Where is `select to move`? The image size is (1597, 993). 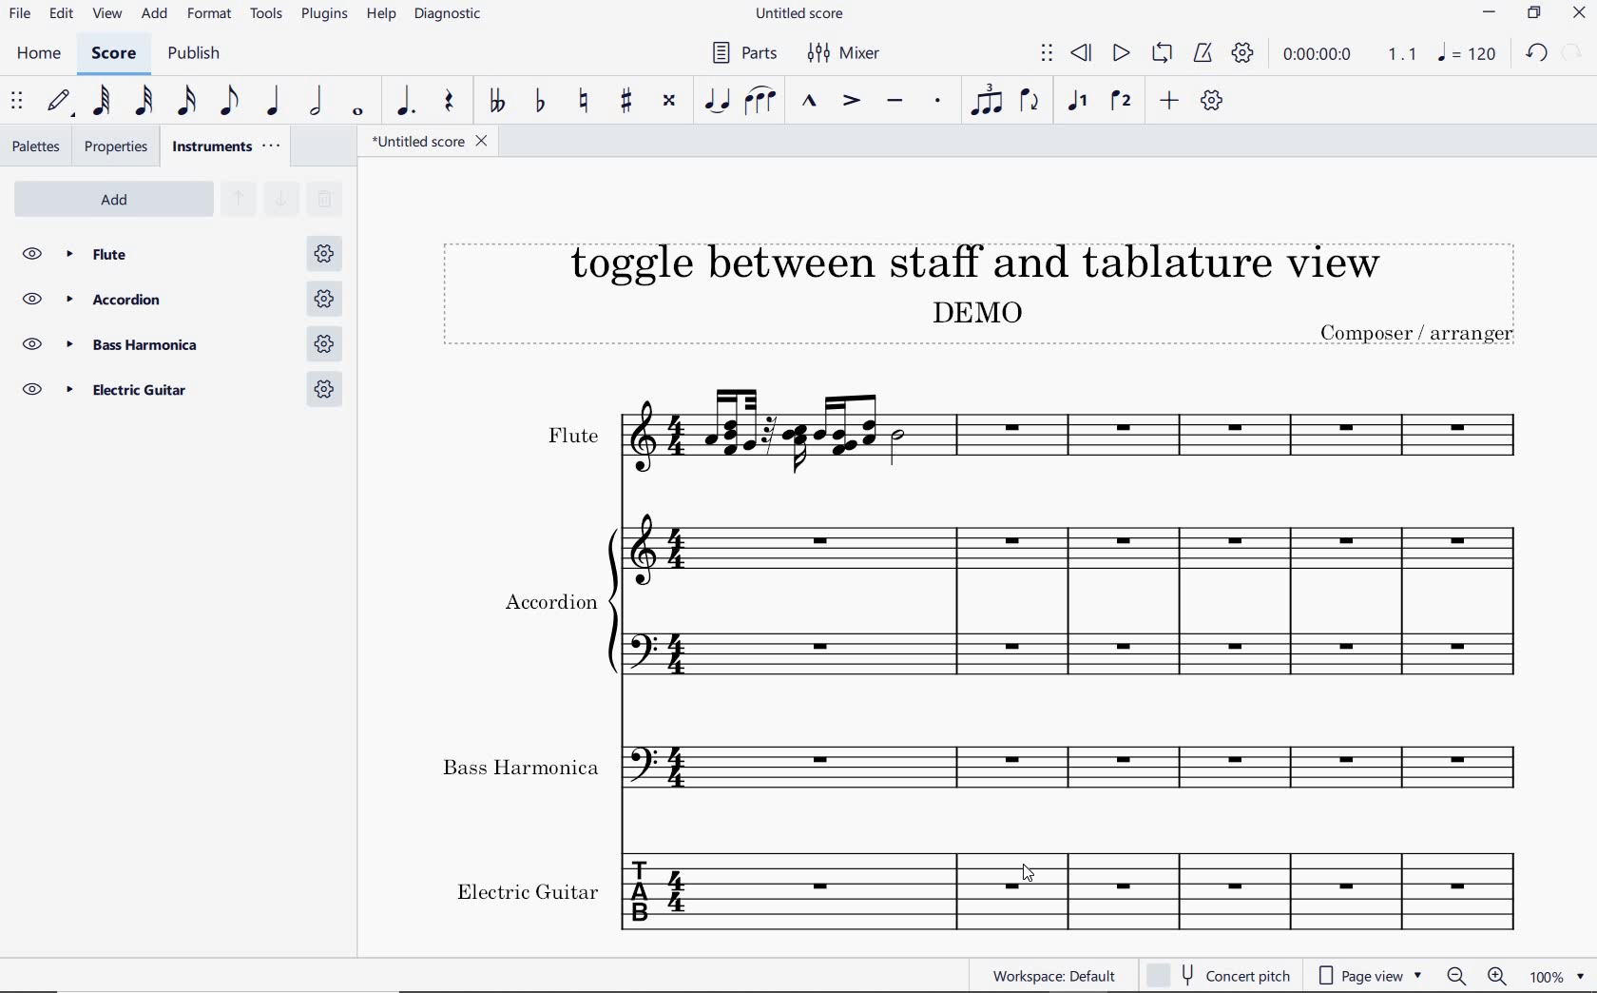 select to move is located at coordinates (1047, 54).